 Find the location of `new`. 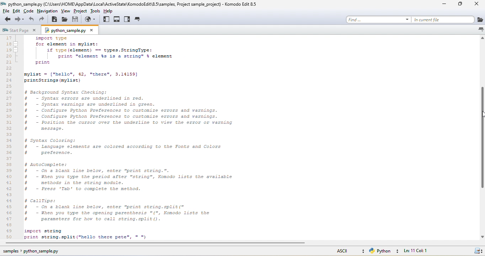

new is located at coordinates (54, 20).